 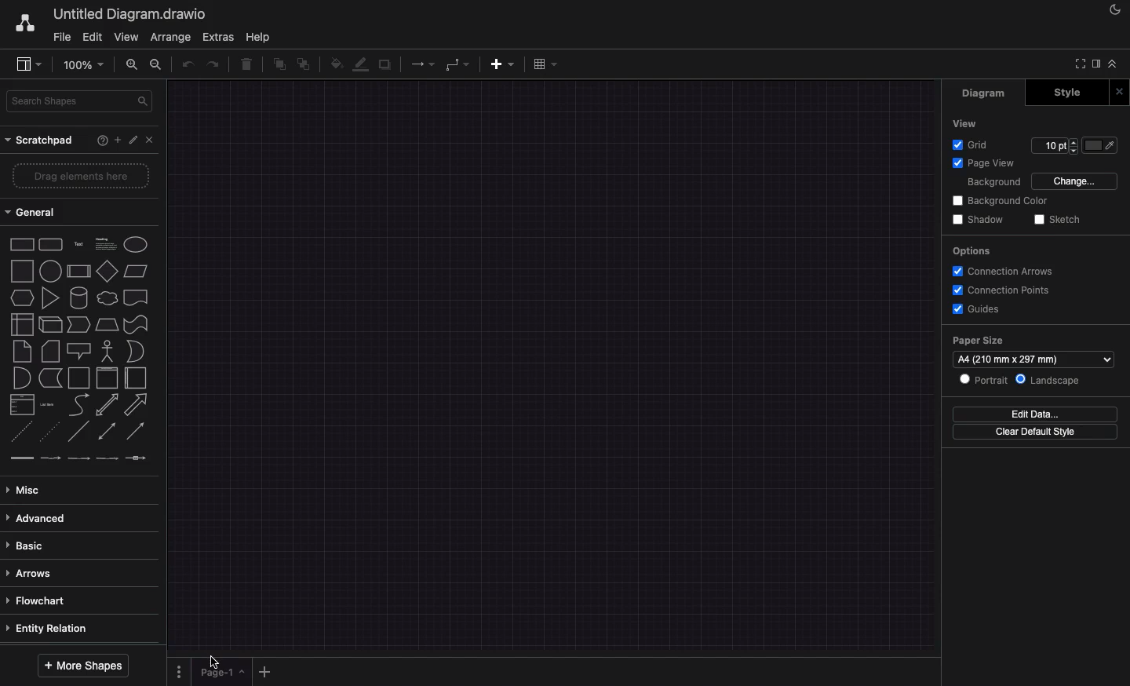 What do you see at coordinates (81, 176) in the screenshot?
I see `drag elements` at bounding box center [81, 176].